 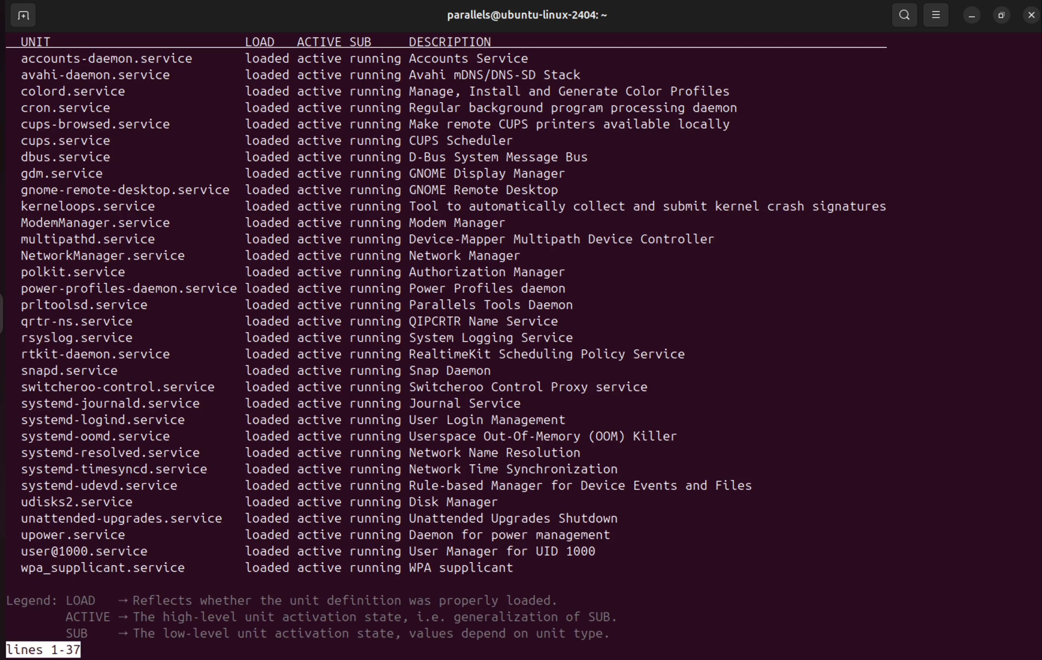 I want to click on , so click(x=271, y=569).